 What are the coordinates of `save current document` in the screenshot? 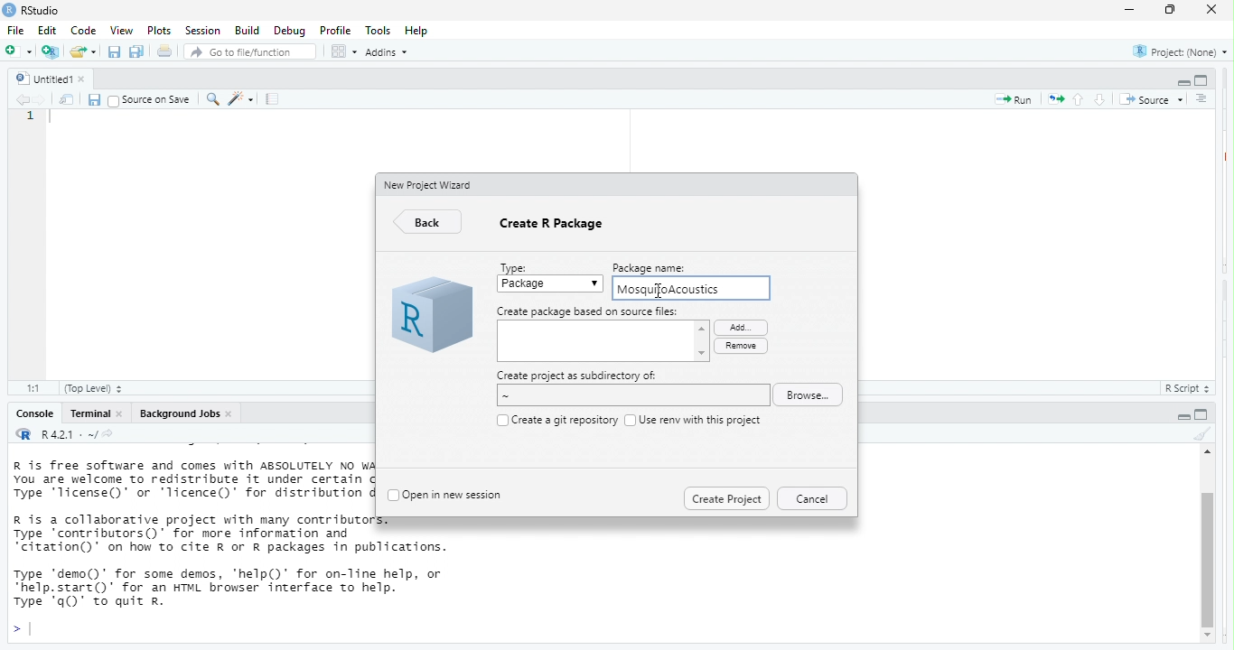 It's located at (114, 51).